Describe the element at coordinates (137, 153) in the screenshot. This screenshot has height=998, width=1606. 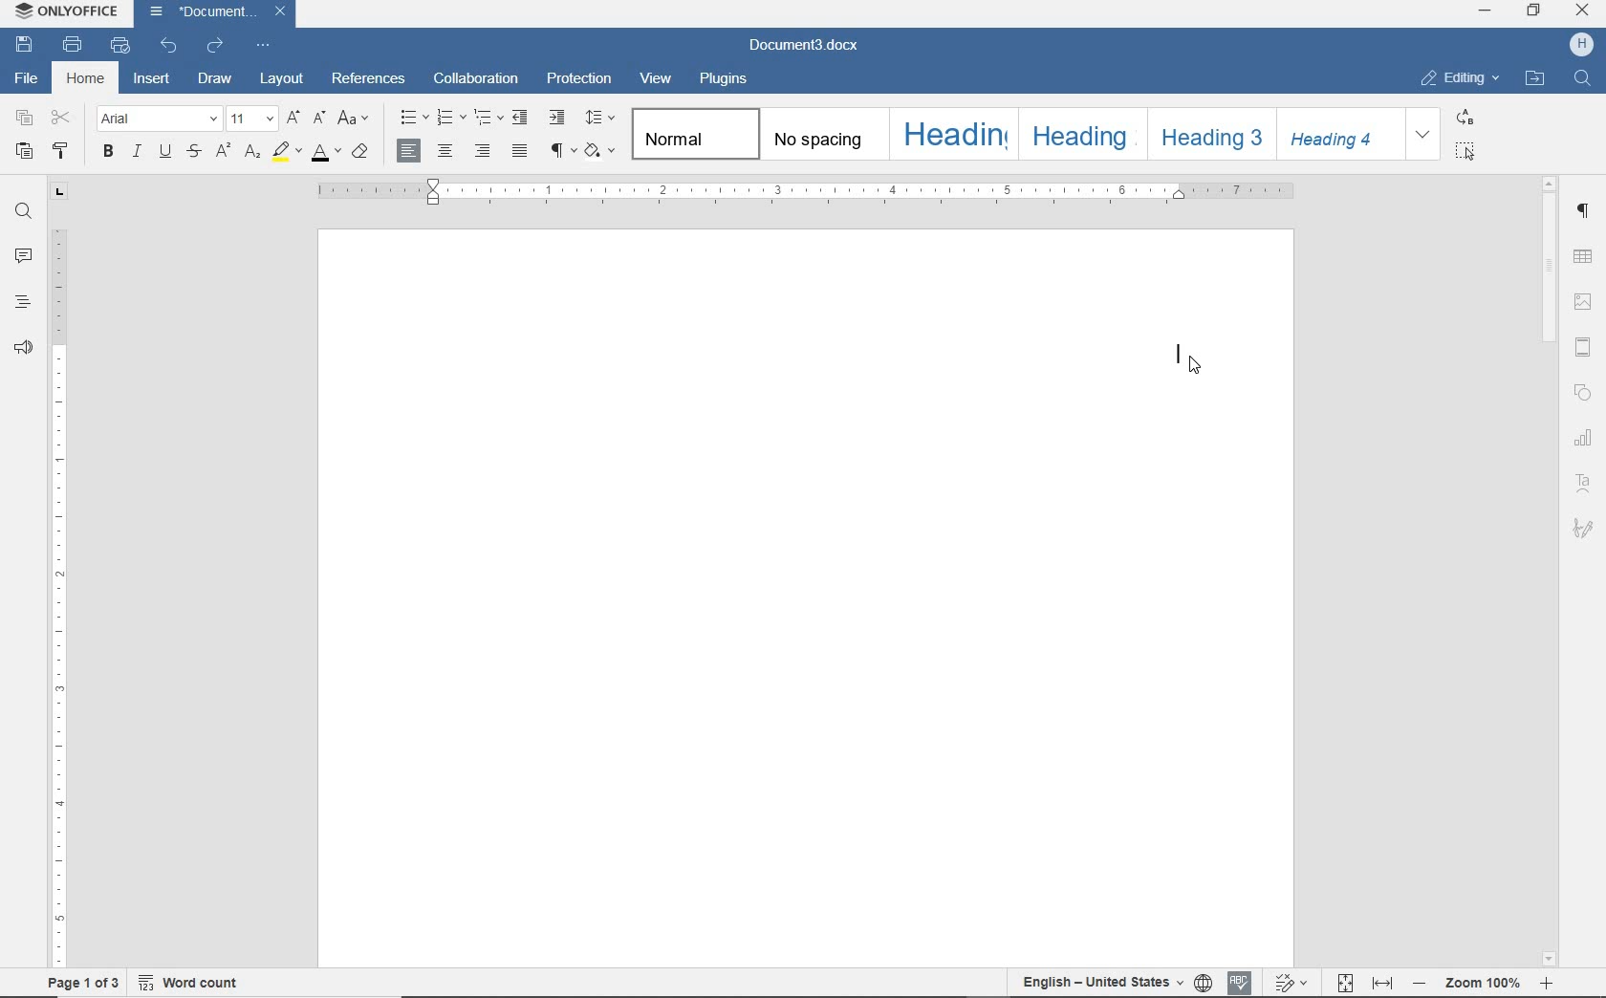
I see `ITALIC` at that location.